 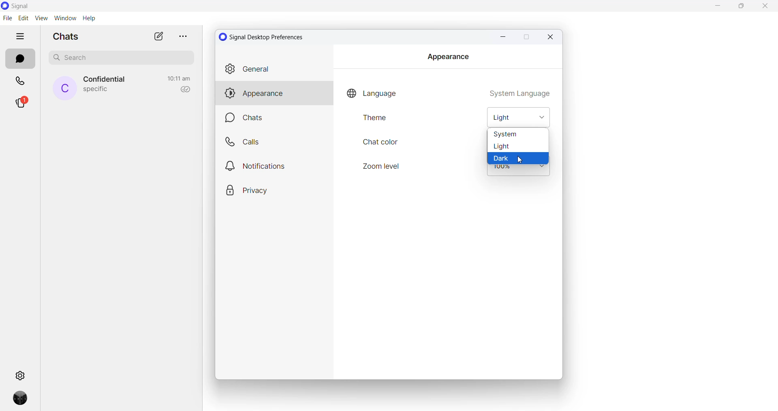 I want to click on desktop preferences heading, so click(x=263, y=37).